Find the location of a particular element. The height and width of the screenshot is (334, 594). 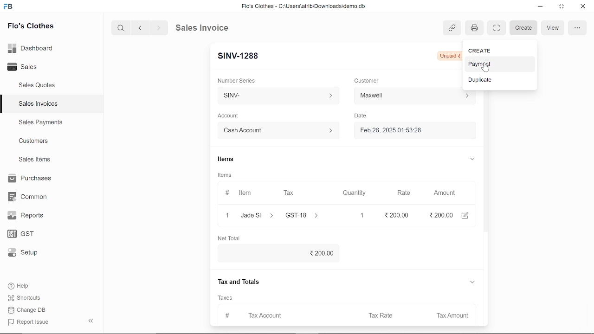

Items is located at coordinates (225, 160).